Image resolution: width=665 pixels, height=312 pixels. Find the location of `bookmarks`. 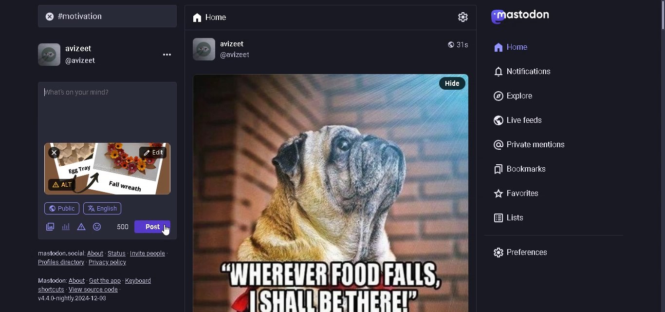

bookmarks is located at coordinates (519, 168).